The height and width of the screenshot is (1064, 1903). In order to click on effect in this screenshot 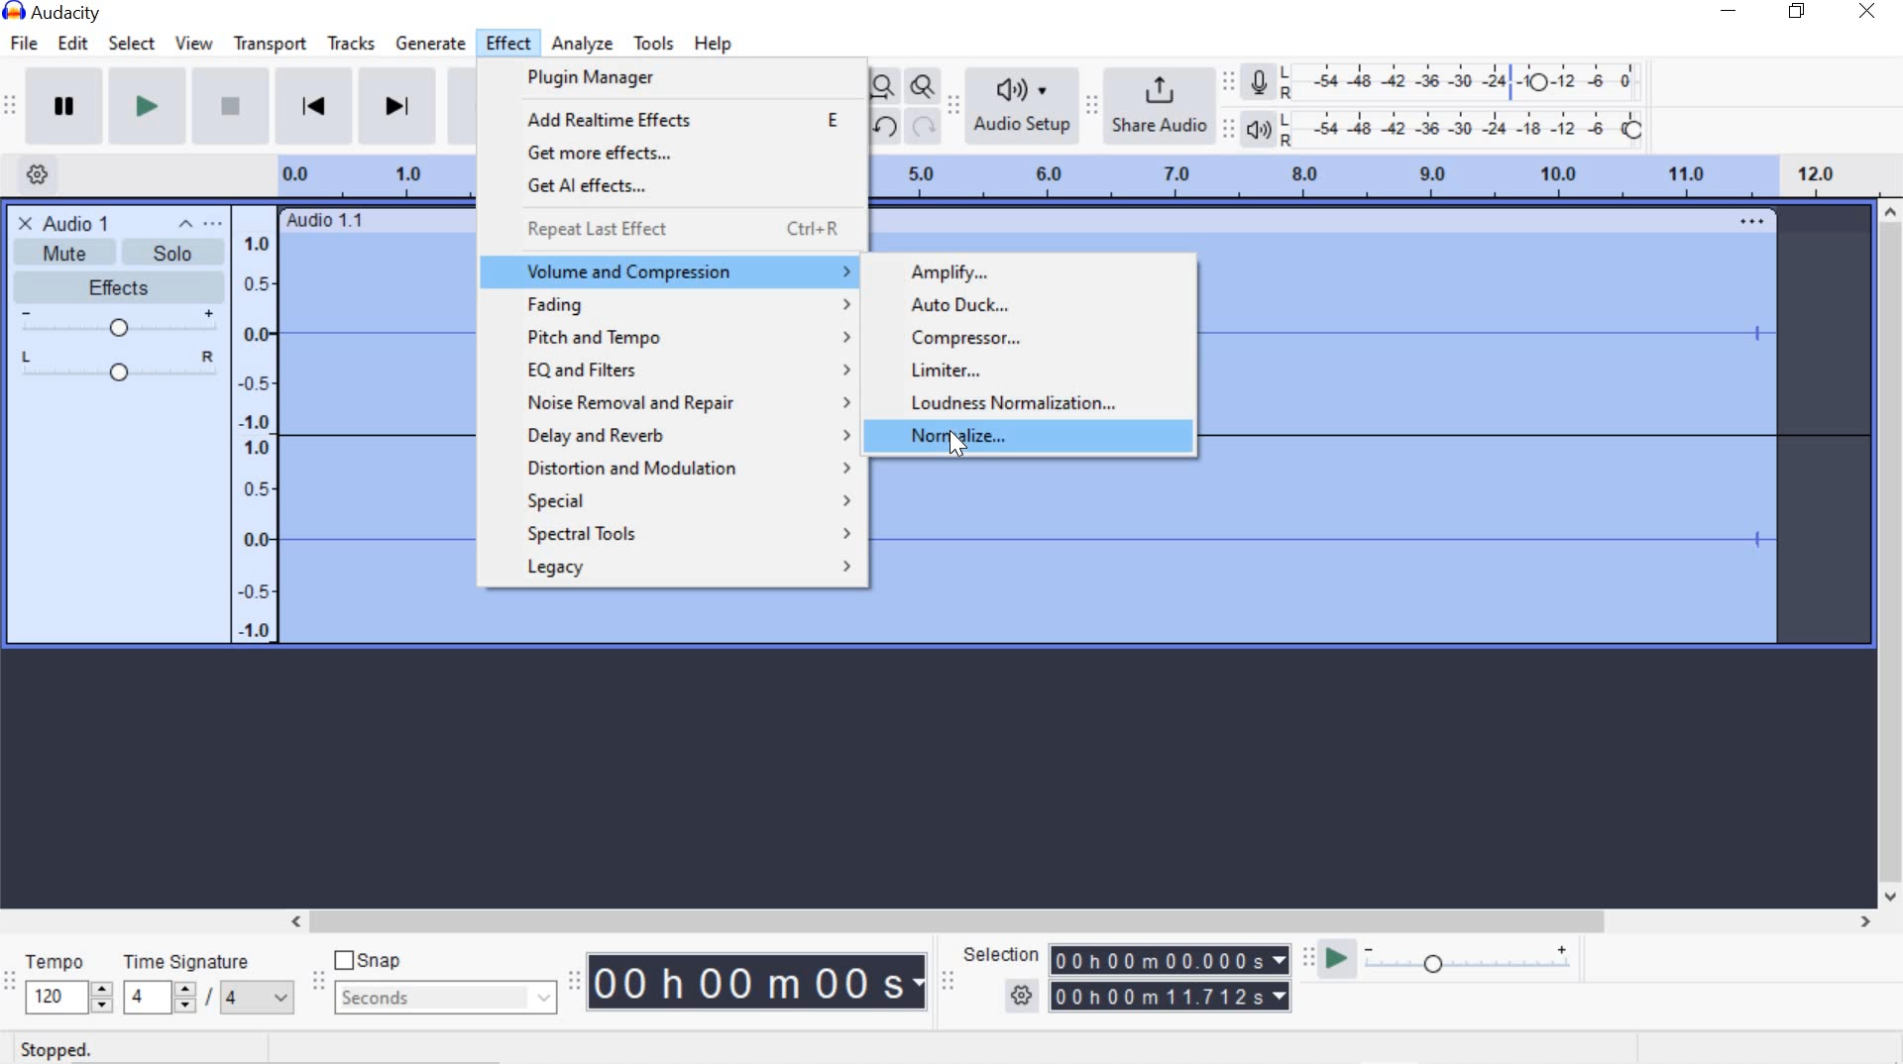, I will do `click(510, 44)`.